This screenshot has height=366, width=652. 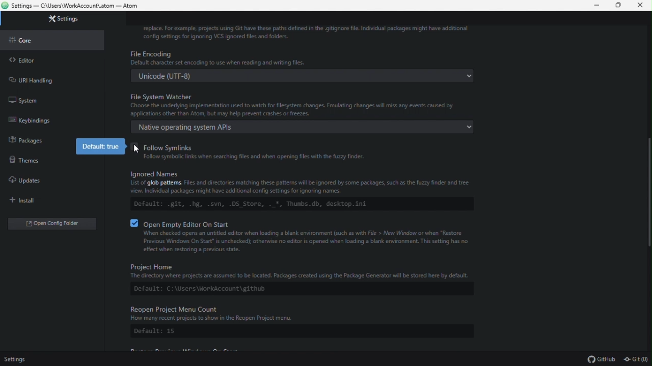 I want to click on Editor, so click(x=51, y=60).